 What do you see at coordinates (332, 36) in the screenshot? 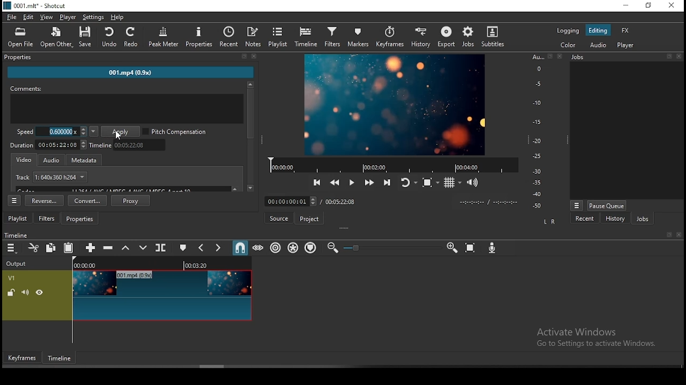
I see `filters` at bounding box center [332, 36].